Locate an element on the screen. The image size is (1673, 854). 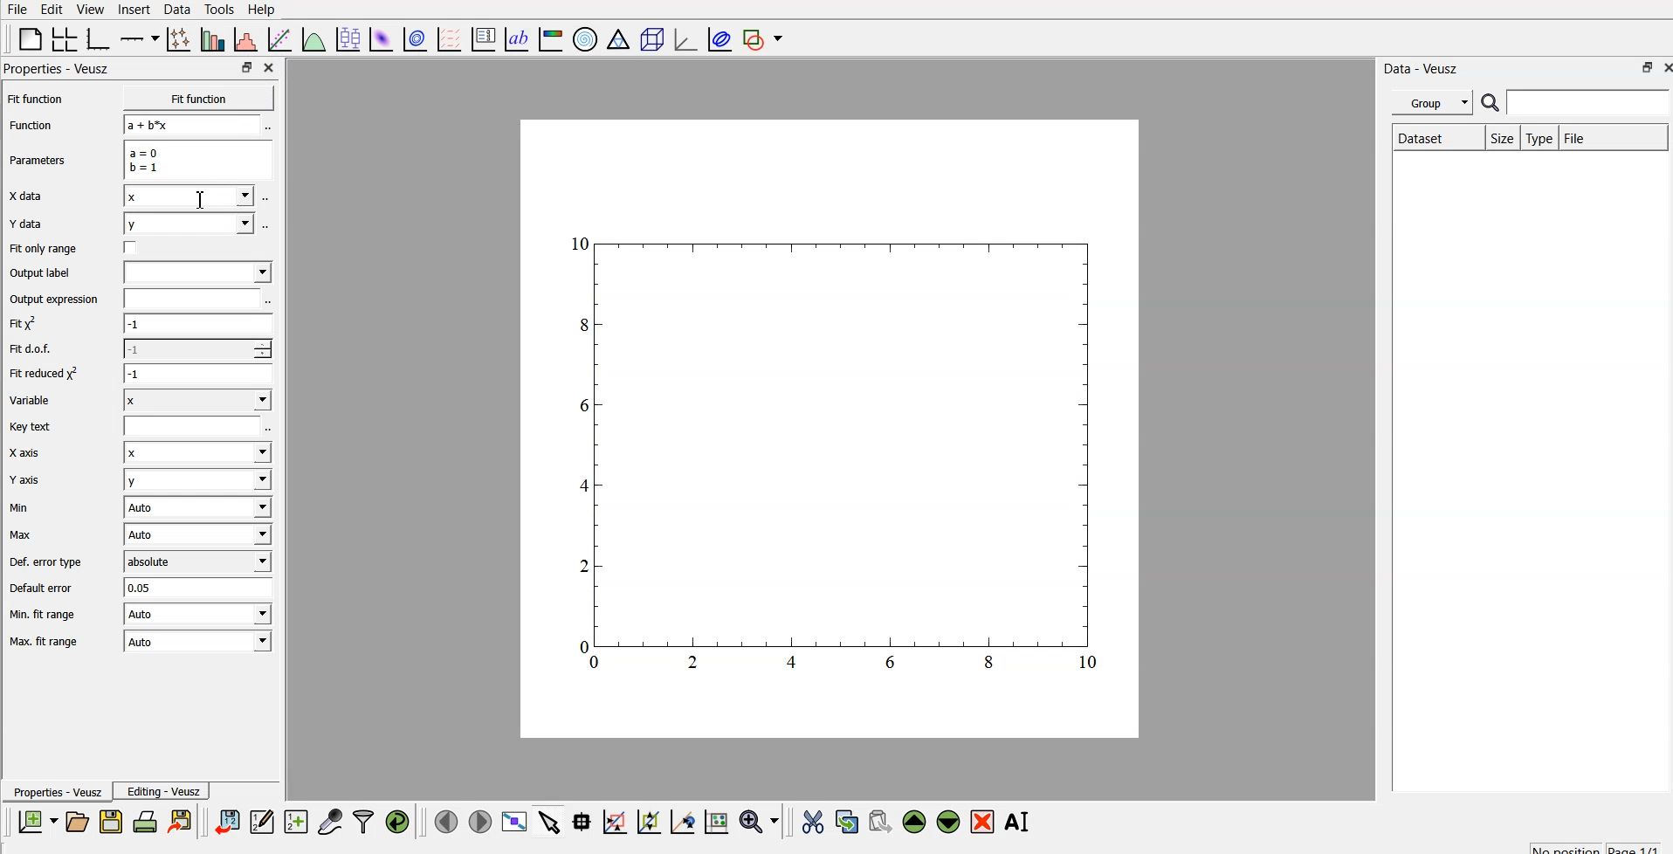
insert is located at coordinates (132, 9).